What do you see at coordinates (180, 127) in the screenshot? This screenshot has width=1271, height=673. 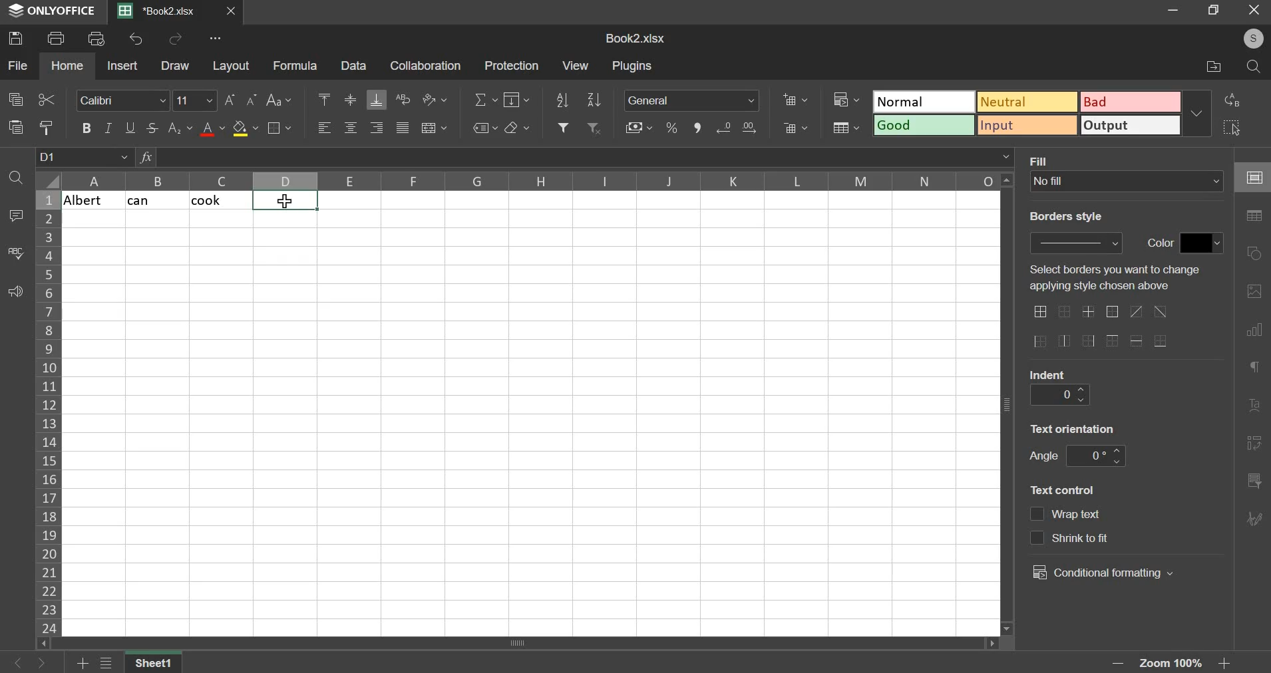 I see `subscript & superscript` at bounding box center [180, 127].